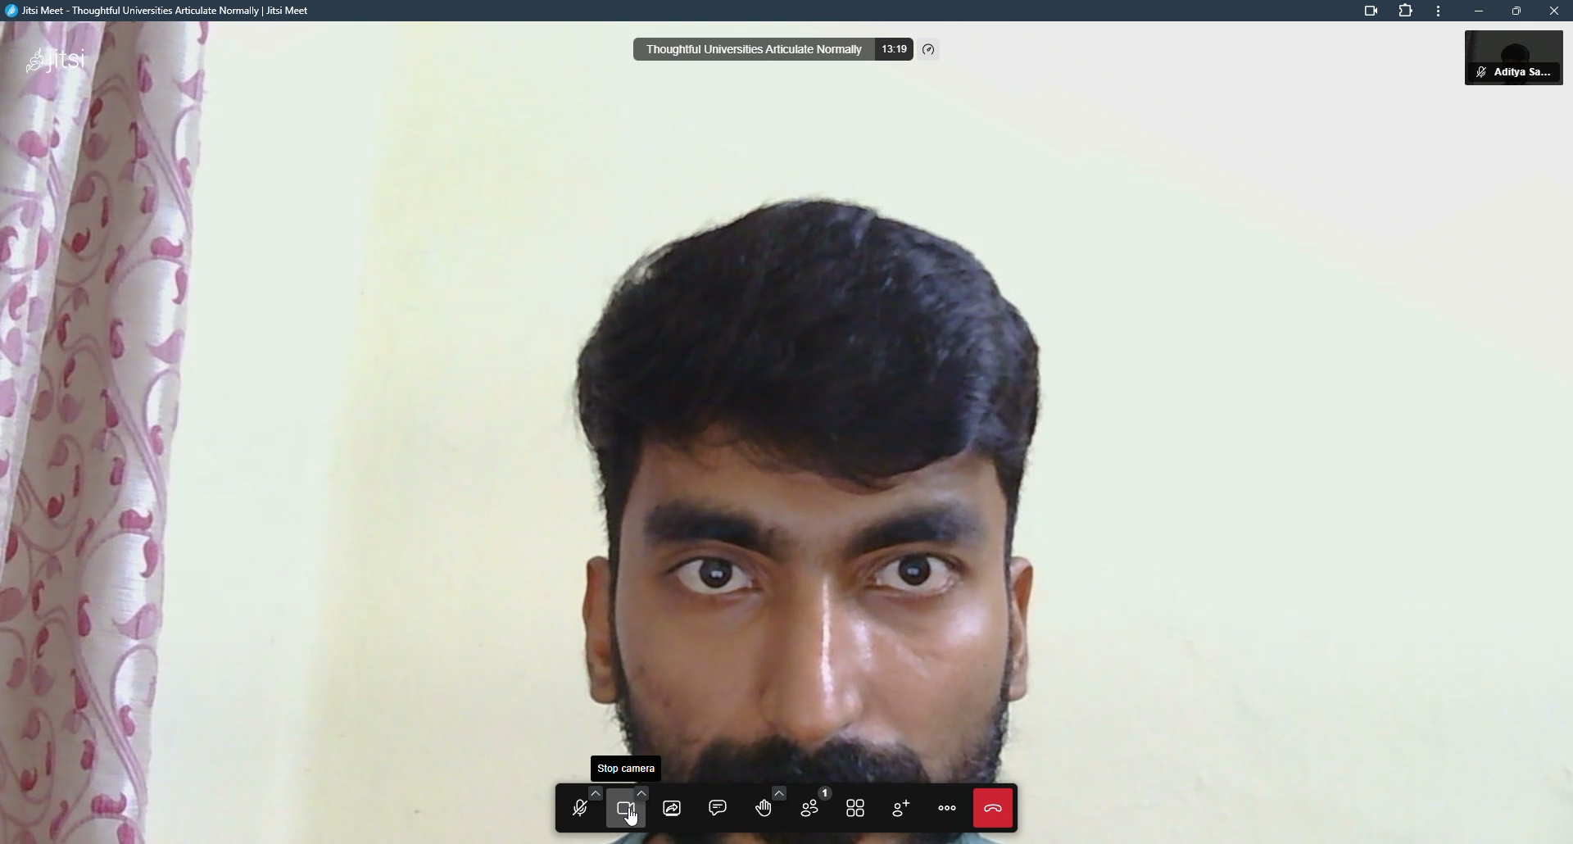 The height and width of the screenshot is (844, 1573). Describe the element at coordinates (719, 805) in the screenshot. I see `open chat` at that location.